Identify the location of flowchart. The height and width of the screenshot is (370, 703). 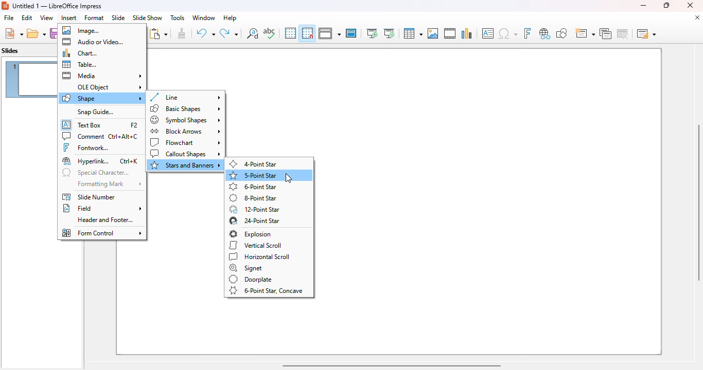
(185, 142).